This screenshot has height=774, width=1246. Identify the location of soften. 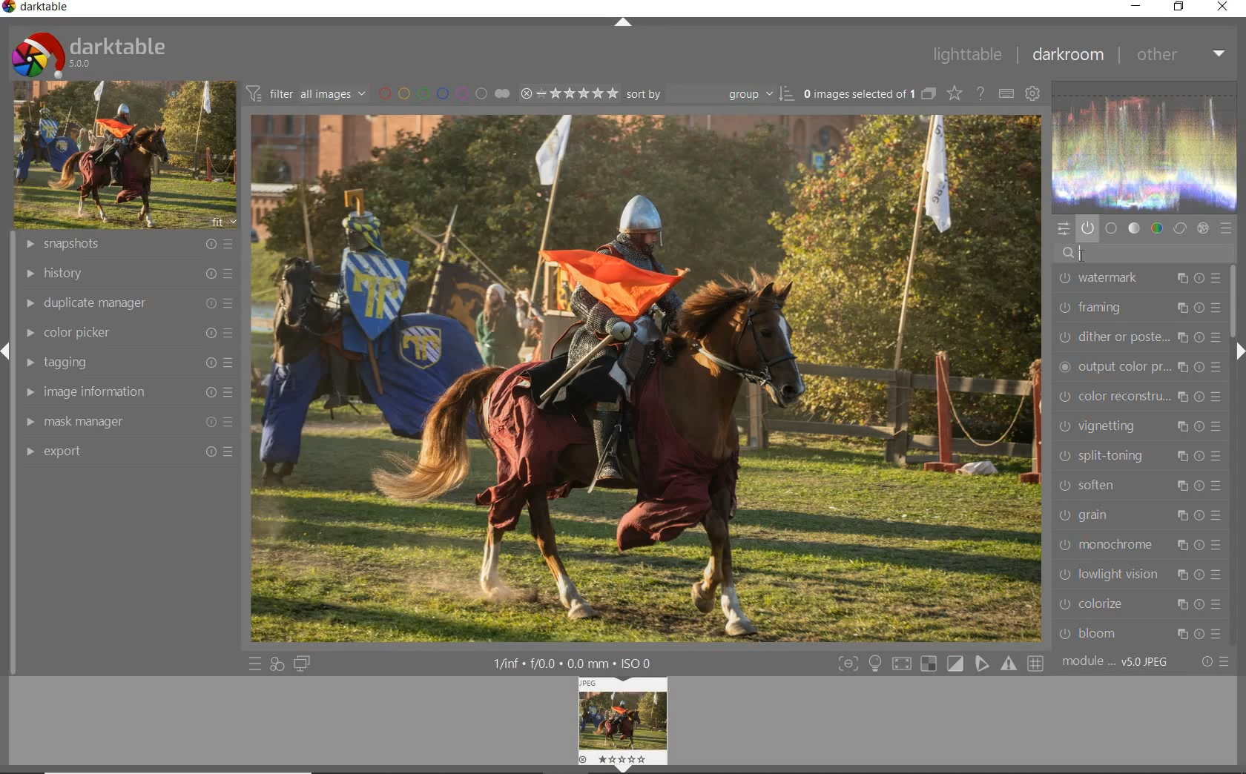
(1138, 488).